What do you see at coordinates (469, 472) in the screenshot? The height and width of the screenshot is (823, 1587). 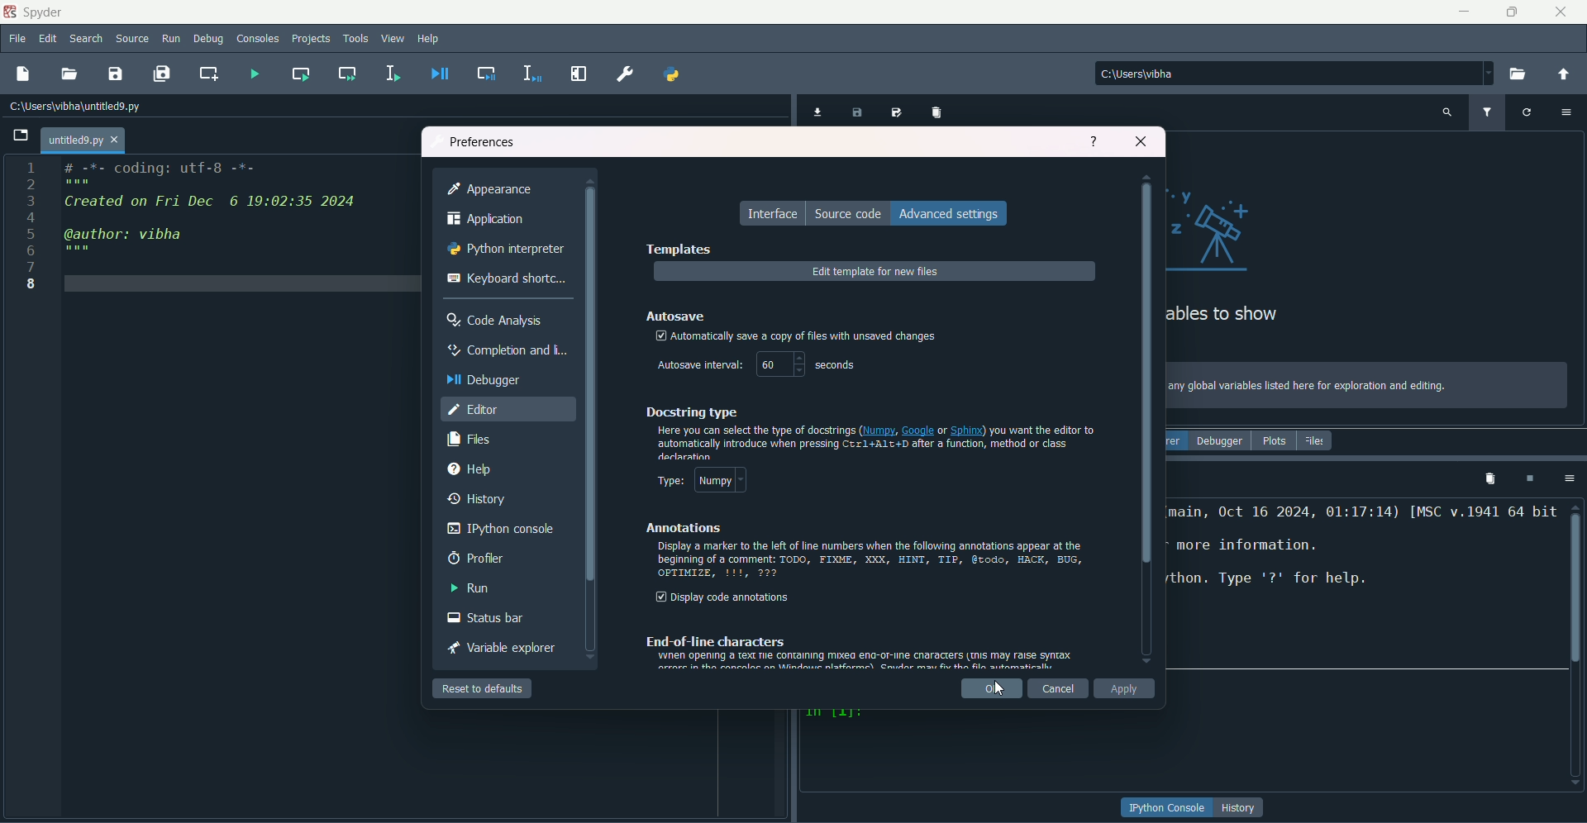 I see `help` at bounding box center [469, 472].